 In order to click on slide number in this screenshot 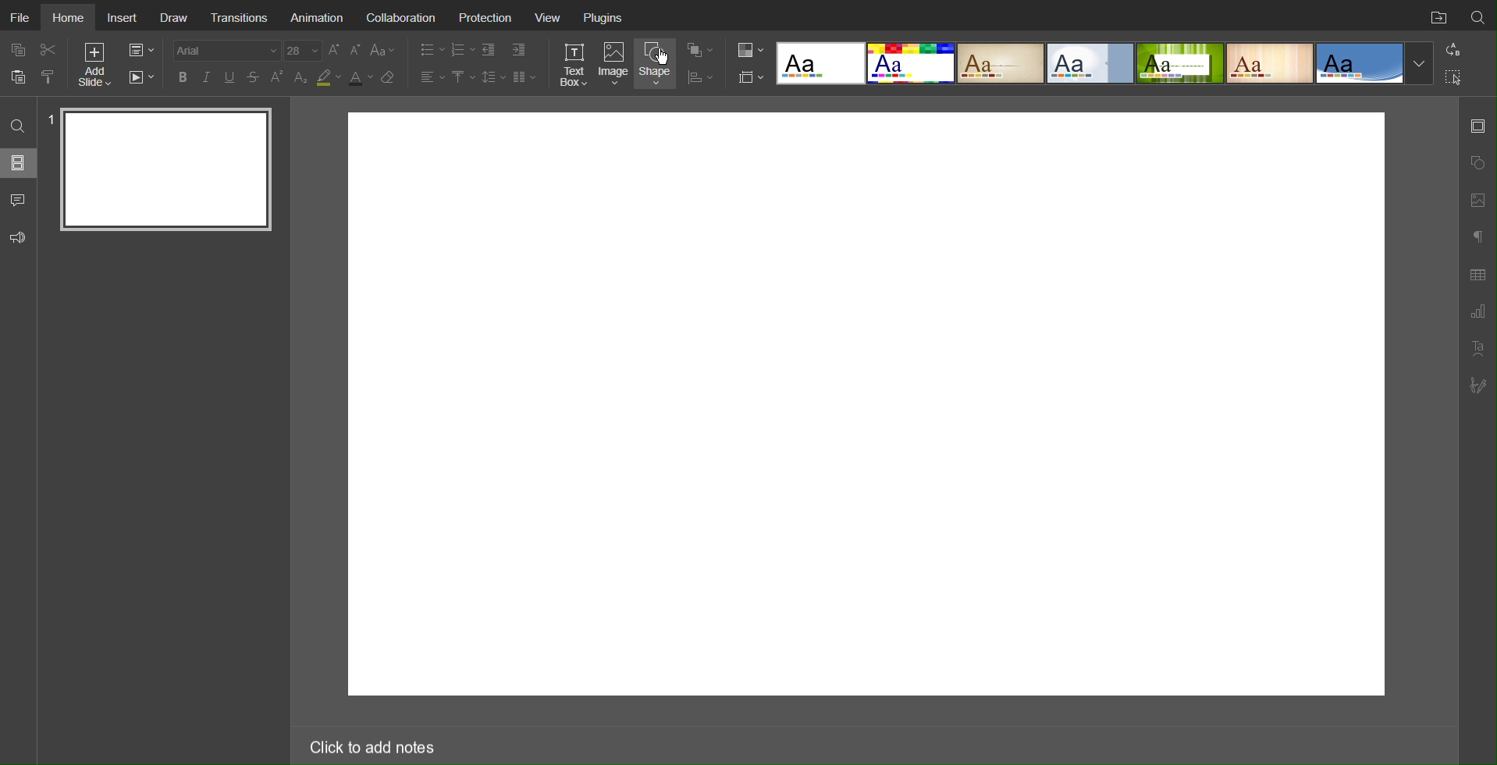, I will do `click(50, 118)`.